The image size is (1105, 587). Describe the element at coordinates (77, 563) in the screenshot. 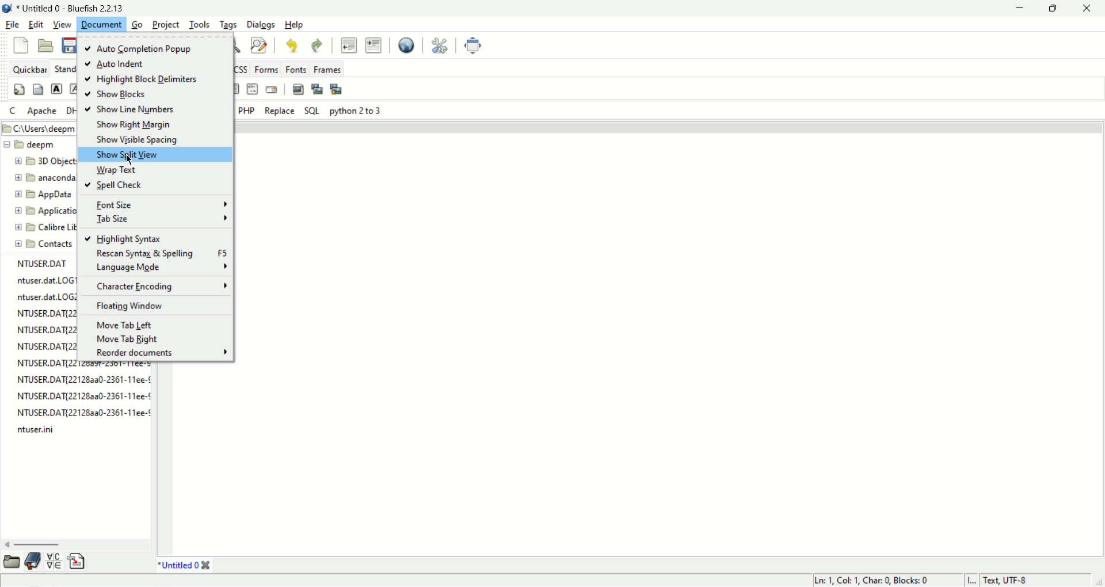

I see `snippets` at that location.